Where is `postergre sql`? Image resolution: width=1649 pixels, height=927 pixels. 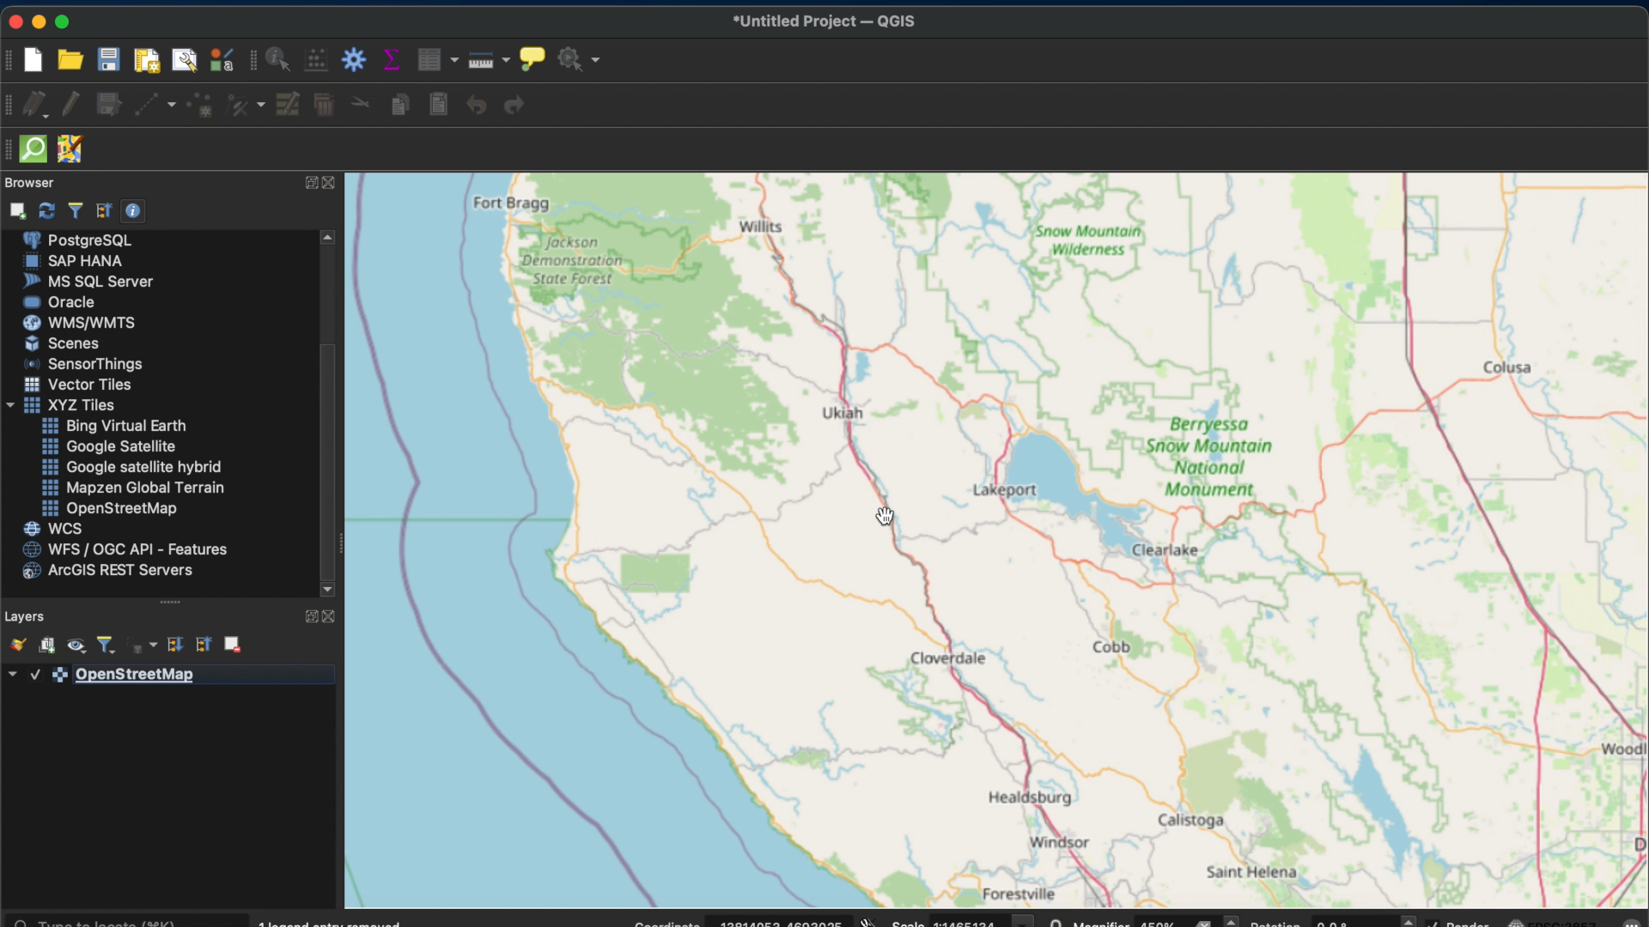 postergre sql is located at coordinates (81, 239).